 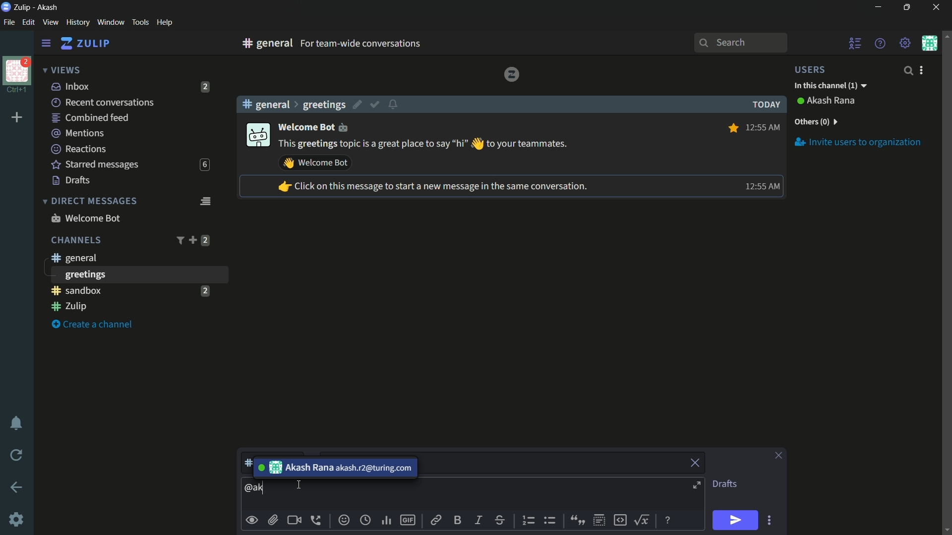 What do you see at coordinates (318, 520) in the screenshot?
I see `add voice call` at bounding box center [318, 520].